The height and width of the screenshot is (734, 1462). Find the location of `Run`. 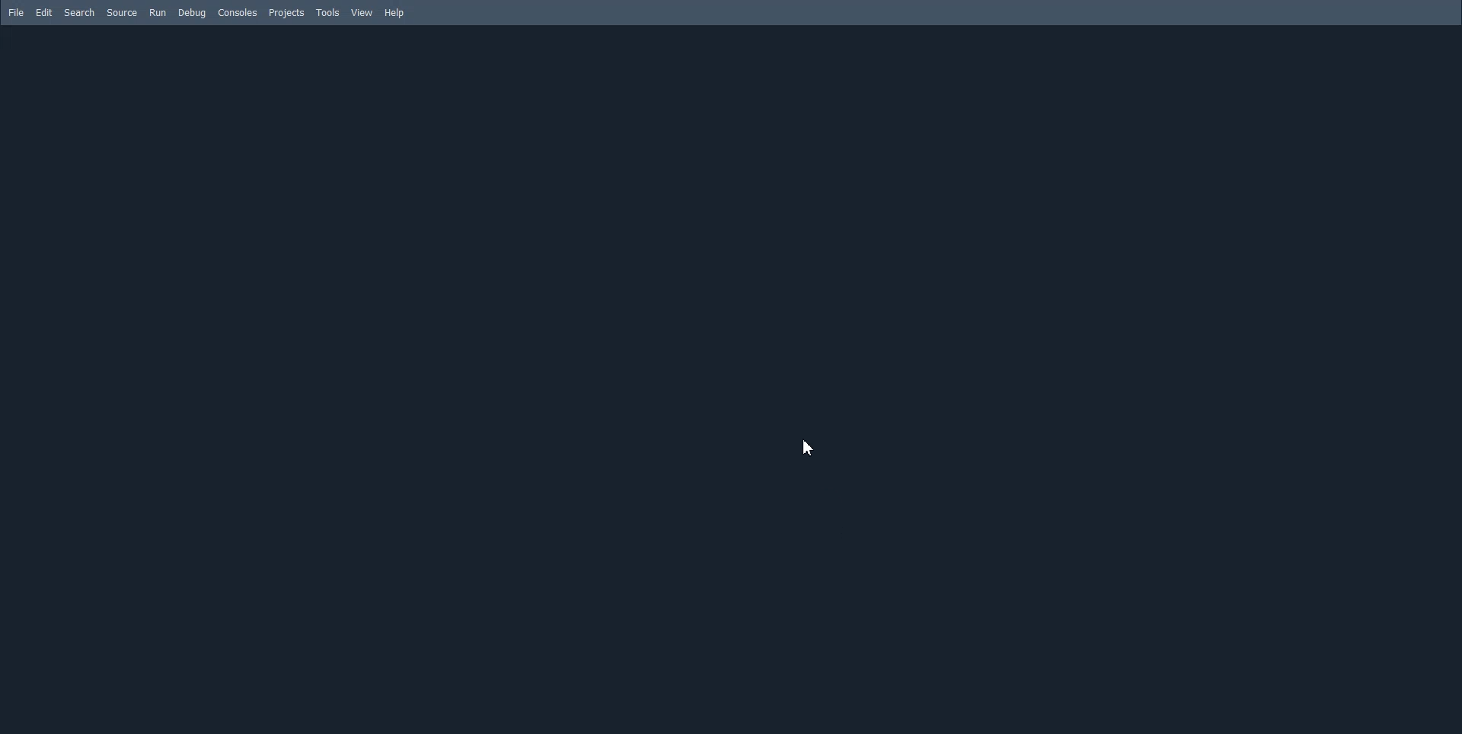

Run is located at coordinates (157, 13).